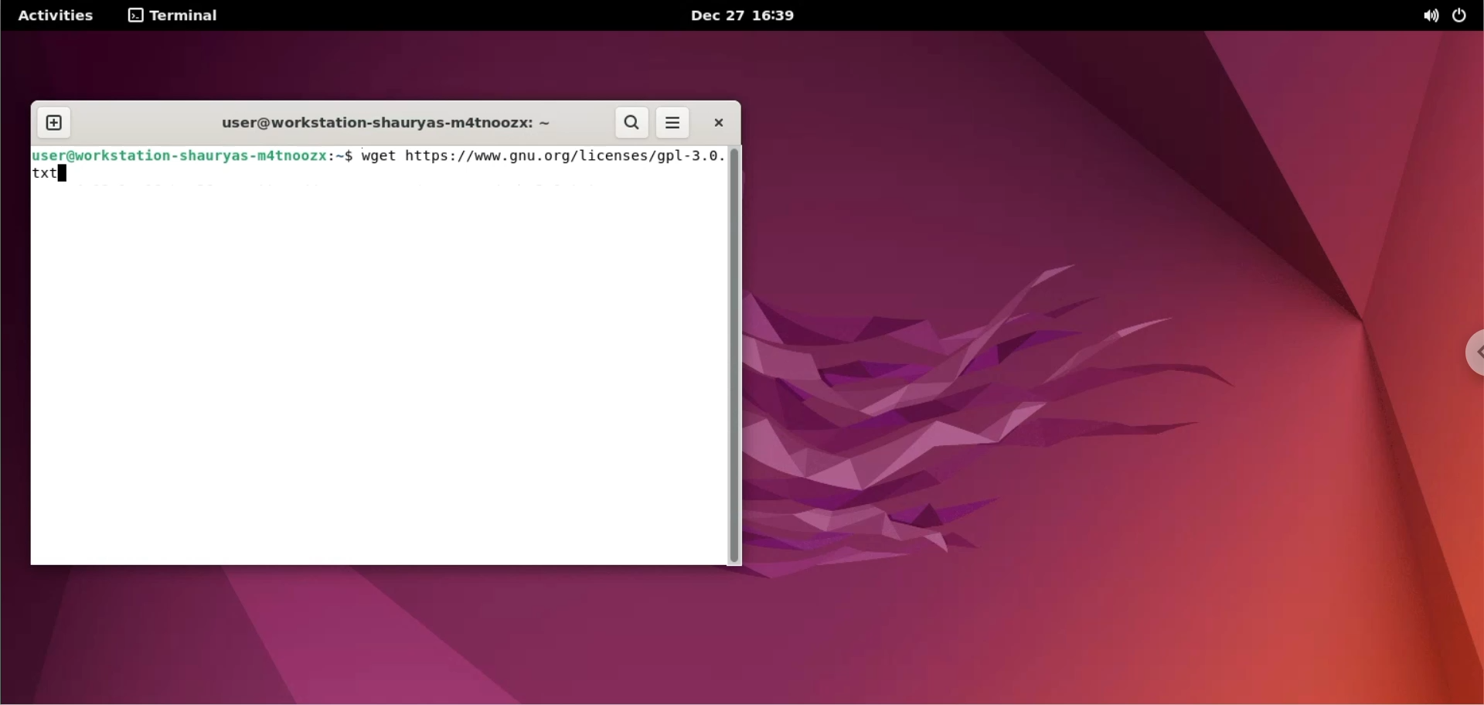 The image size is (1484, 705). Describe the element at coordinates (373, 121) in the screenshot. I see `user@workstation-shauryas-m4tnoozx: ~` at that location.